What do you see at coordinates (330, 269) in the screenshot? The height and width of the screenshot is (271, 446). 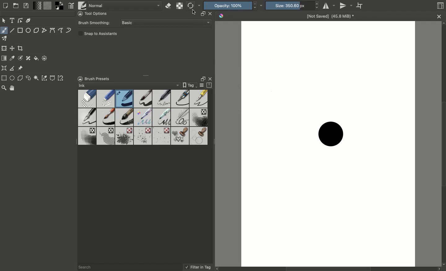 I see `Scroll` at bounding box center [330, 269].